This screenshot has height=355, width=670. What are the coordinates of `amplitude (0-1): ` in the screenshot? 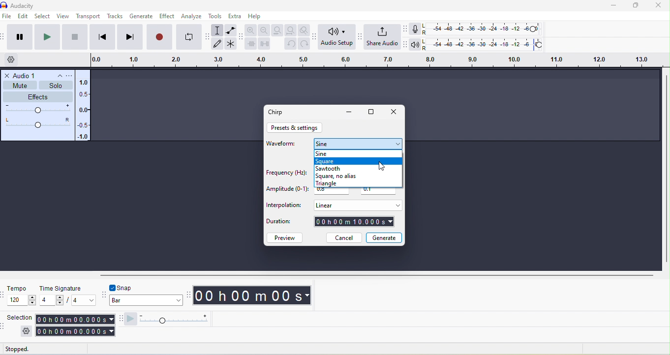 It's located at (287, 190).